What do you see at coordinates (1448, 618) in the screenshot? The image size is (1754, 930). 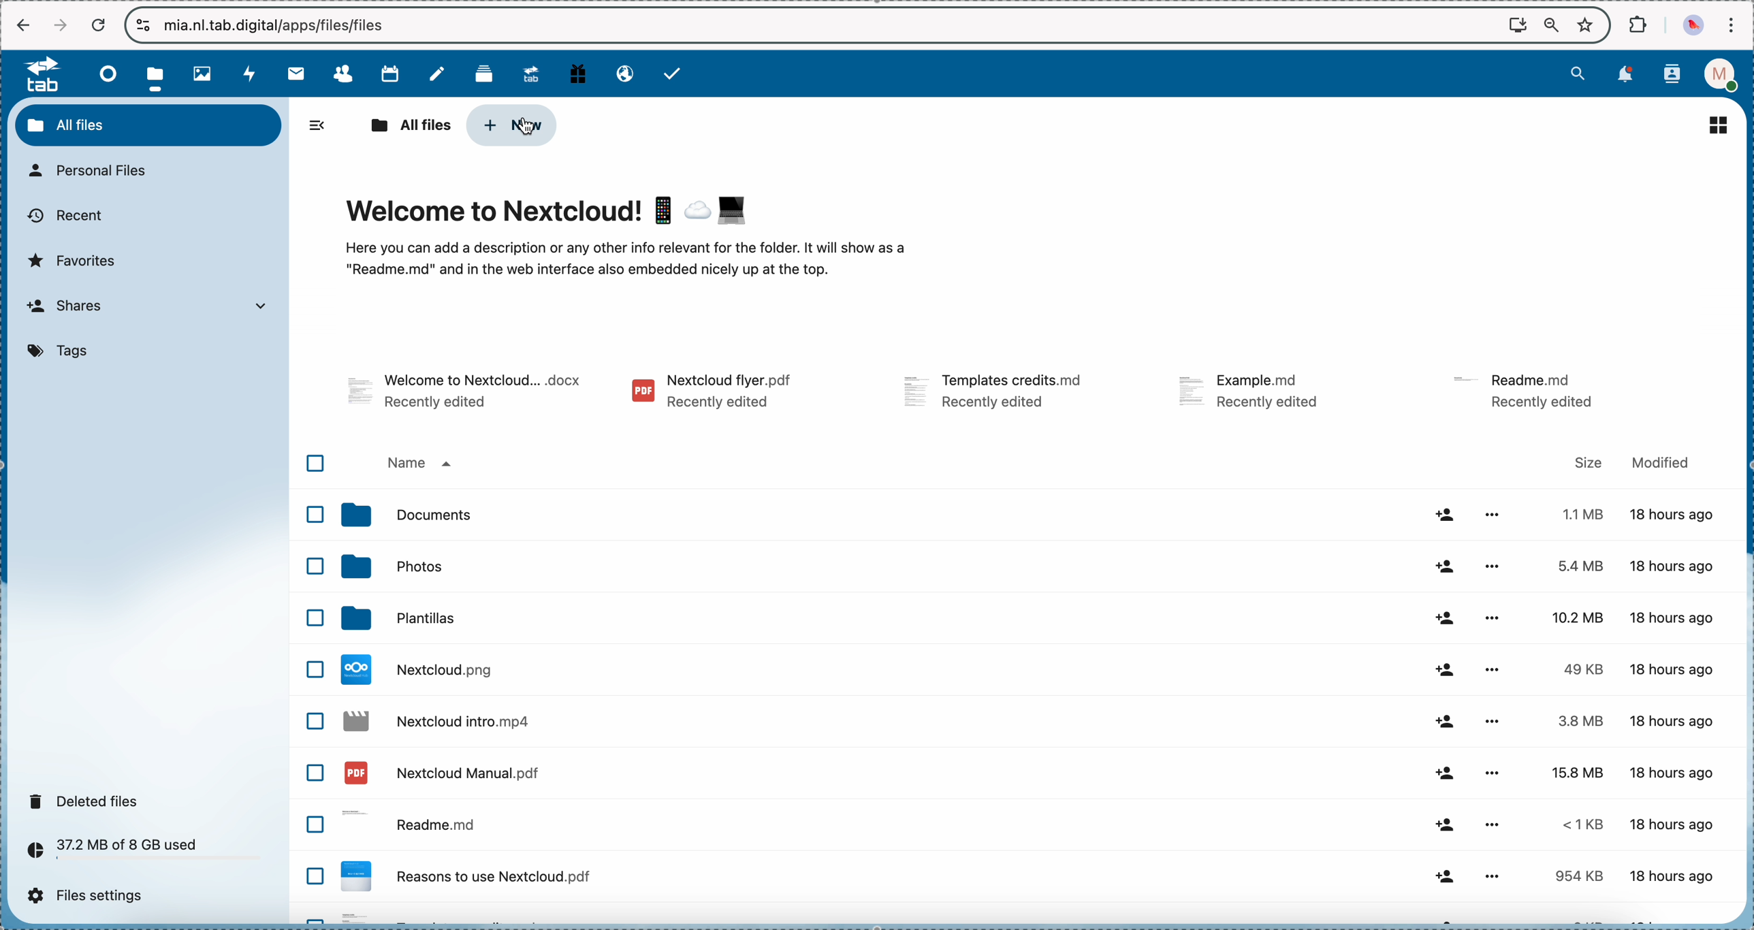 I see `share` at bounding box center [1448, 618].